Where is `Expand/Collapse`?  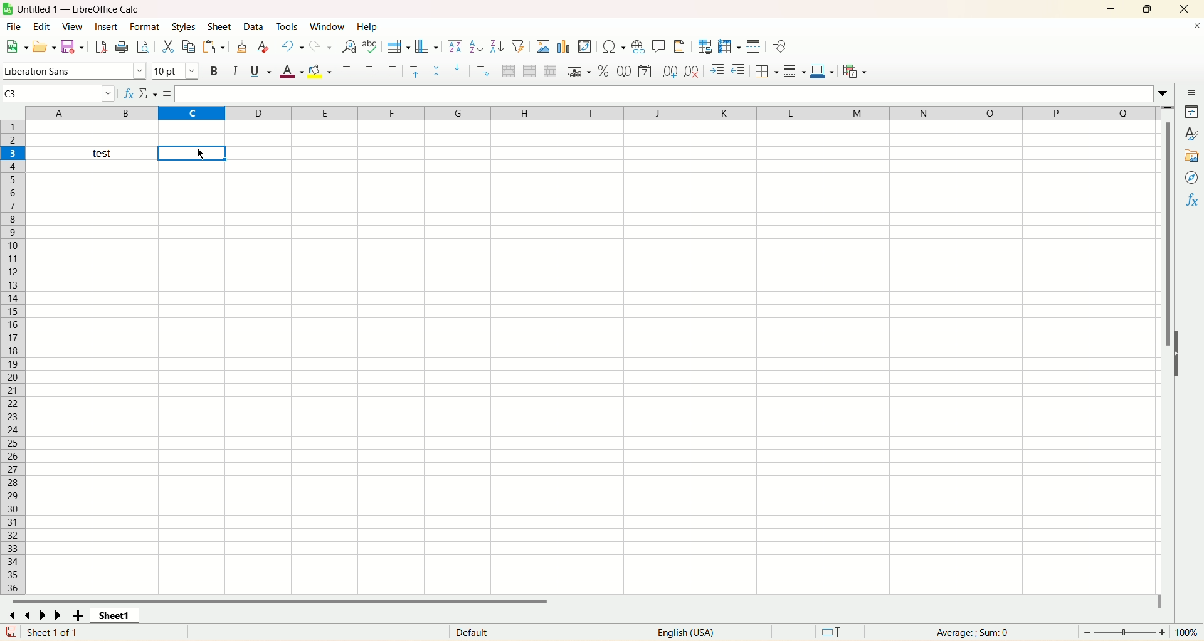
Expand/Collapse is located at coordinates (1177, 354).